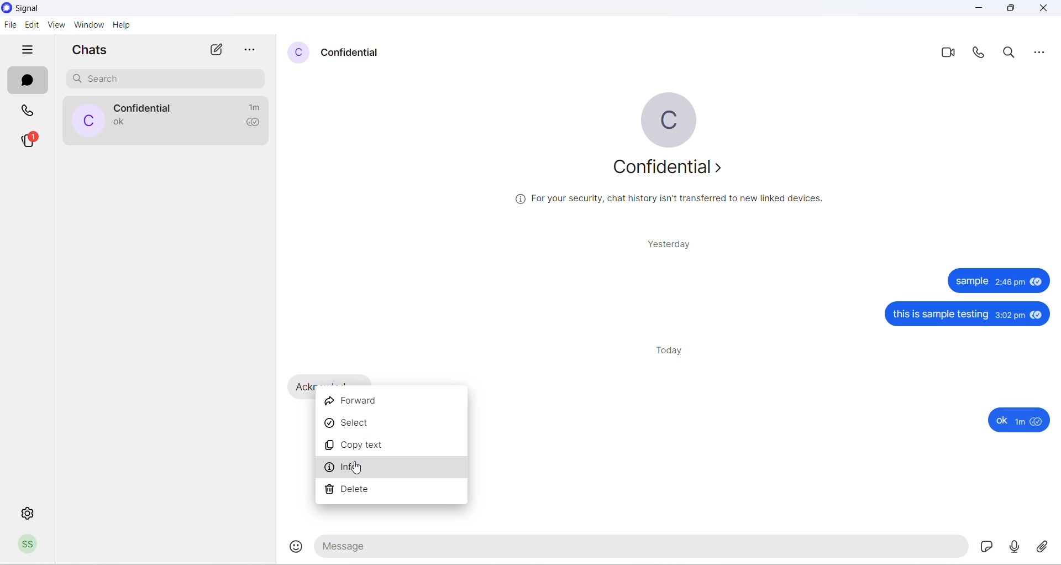 Image resolution: width=1061 pixels, height=565 pixels. Describe the element at coordinates (26, 80) in the screenshot. I see `chats` at that location.